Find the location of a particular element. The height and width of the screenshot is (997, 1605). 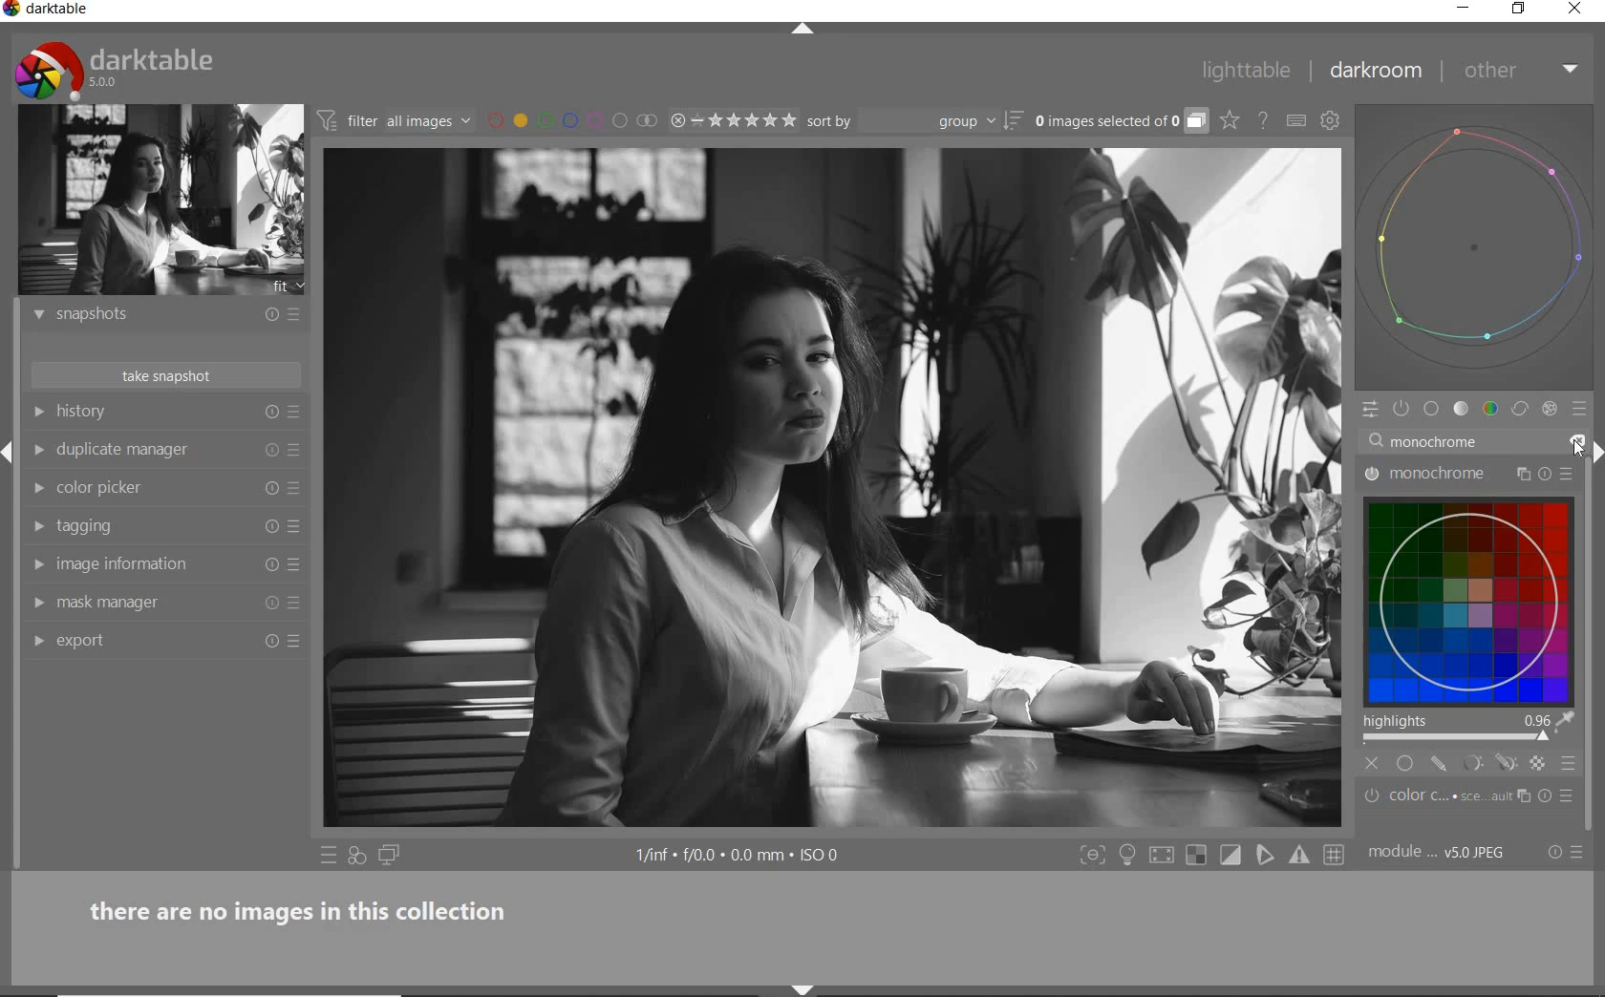

monochrome map is located at coordinates (1473, 594).